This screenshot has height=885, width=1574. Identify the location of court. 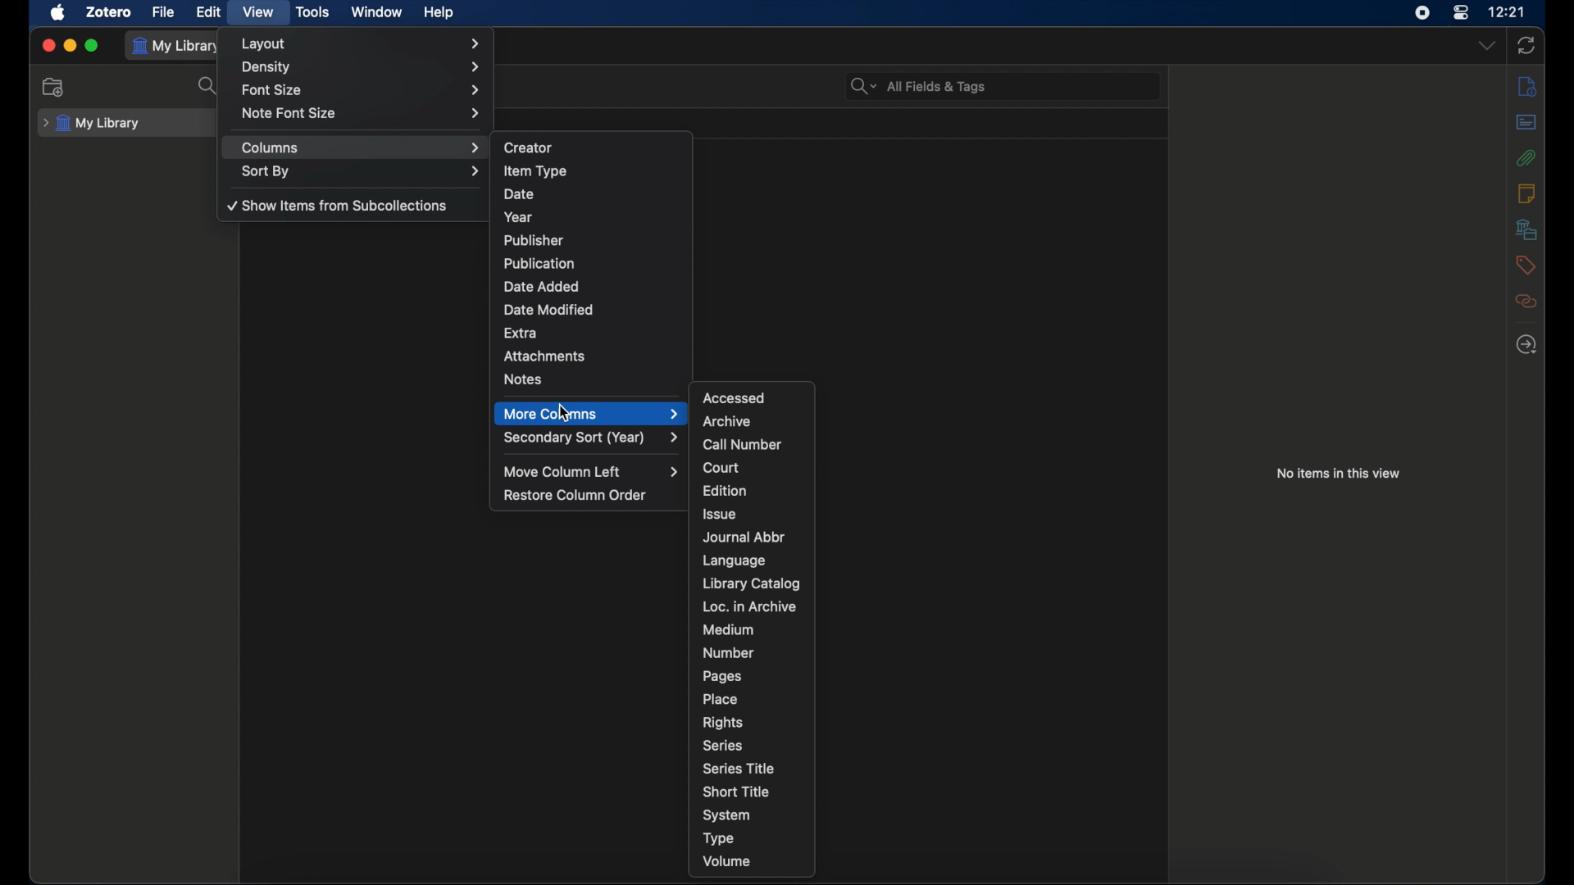
(722, 468).